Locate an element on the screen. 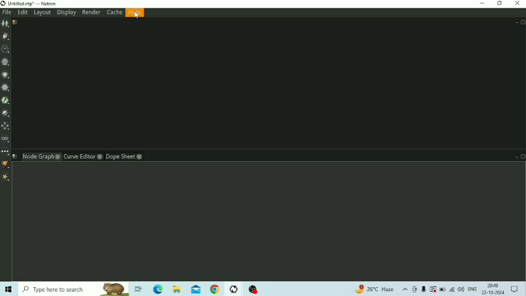  Date is located at coordinates (493, 293).